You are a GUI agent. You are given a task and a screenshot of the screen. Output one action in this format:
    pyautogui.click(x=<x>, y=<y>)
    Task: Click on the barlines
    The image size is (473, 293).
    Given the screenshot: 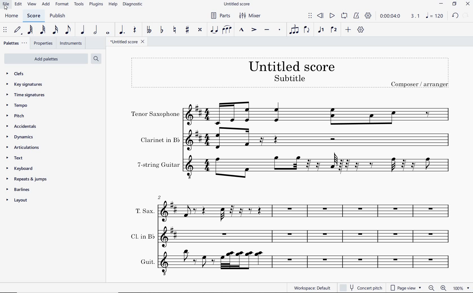 What is the action you would take?
    pyautogui.click(x=21, y=189)
    